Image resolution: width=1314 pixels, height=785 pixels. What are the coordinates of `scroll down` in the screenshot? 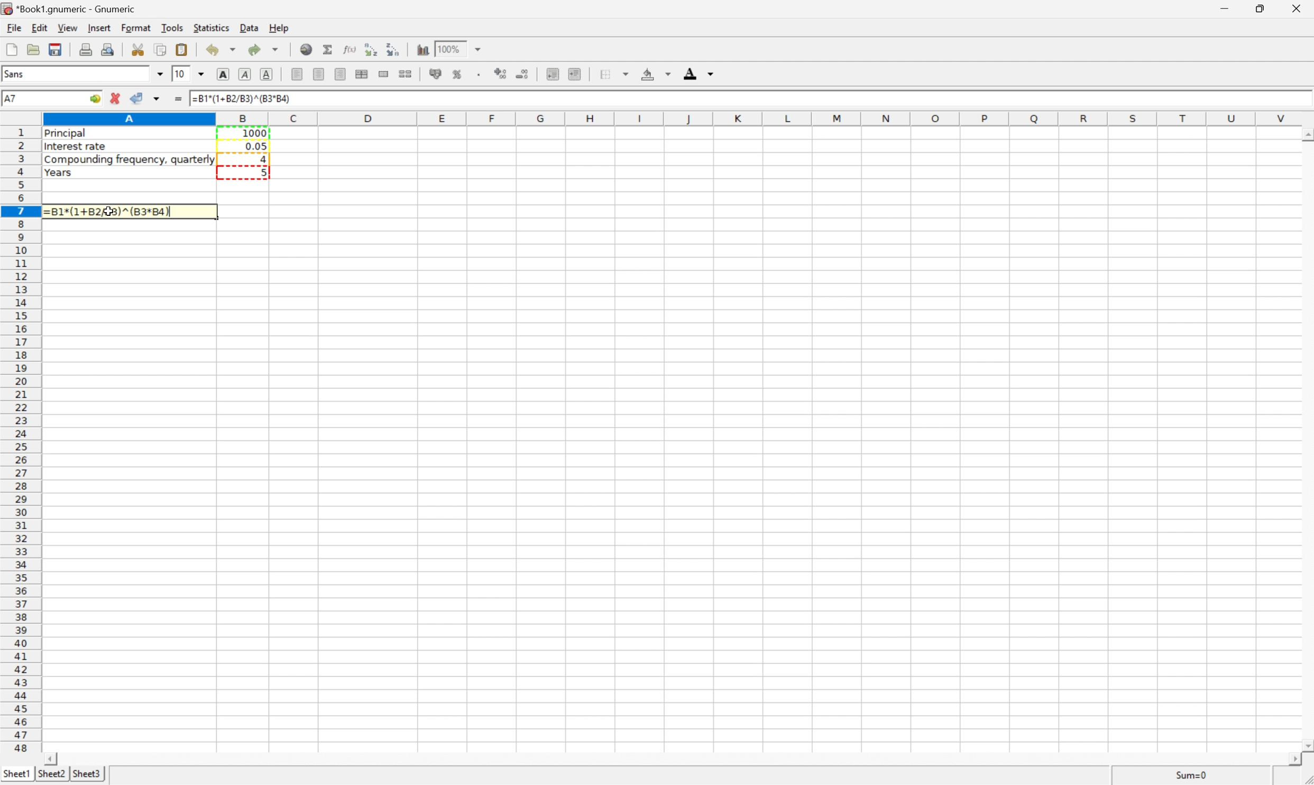 It's located at (1306, 742).